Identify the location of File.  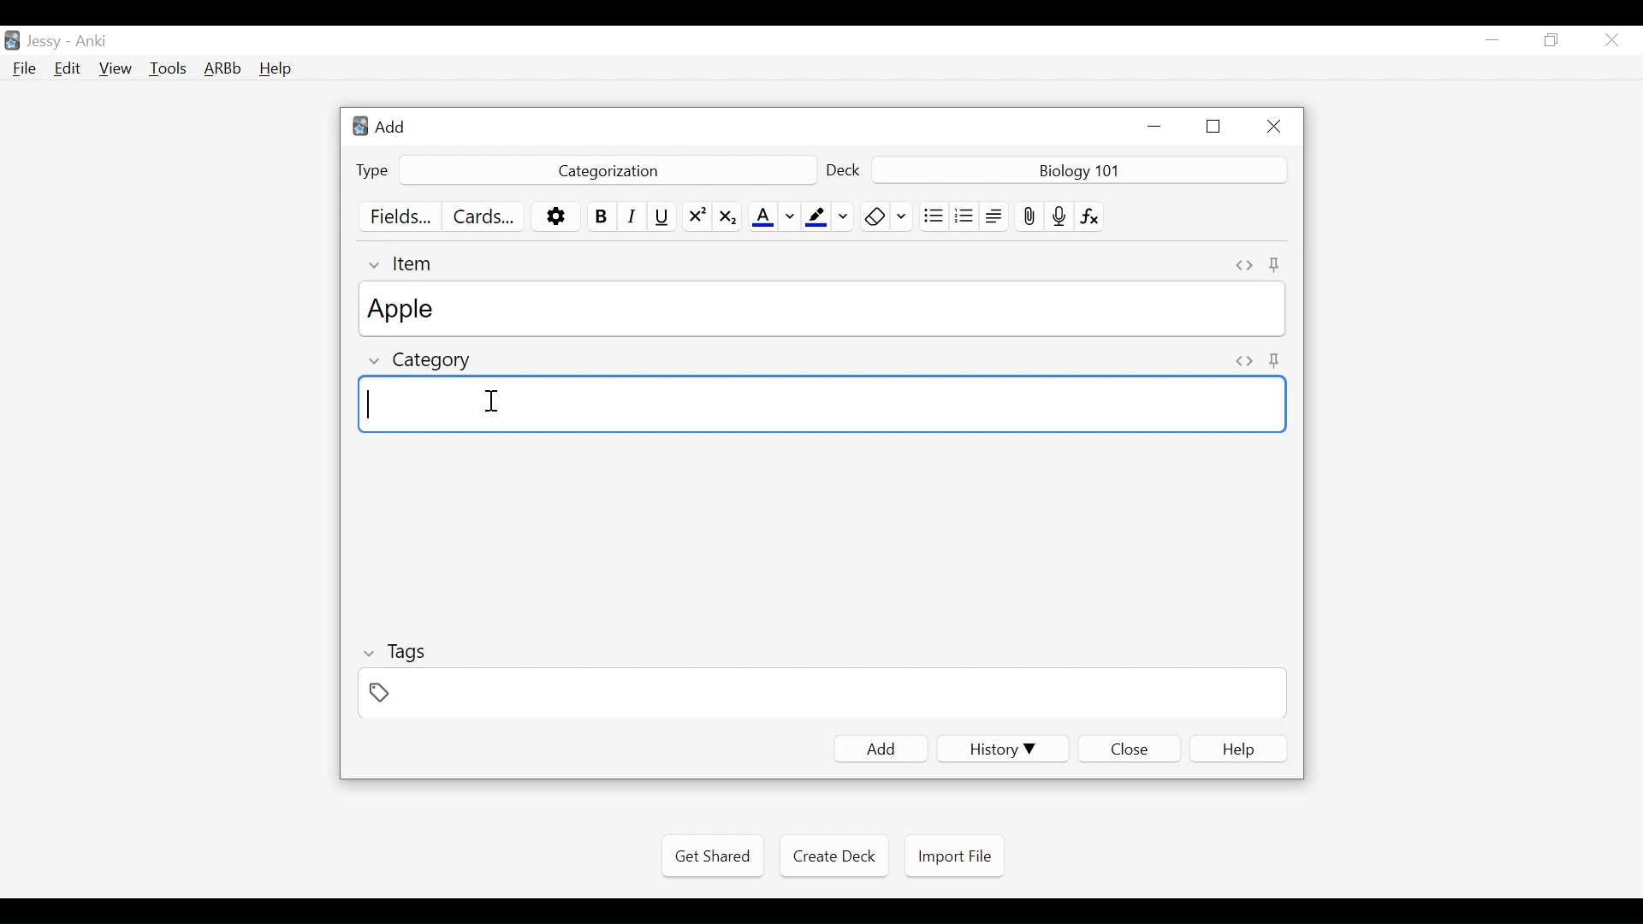
(25, 70).